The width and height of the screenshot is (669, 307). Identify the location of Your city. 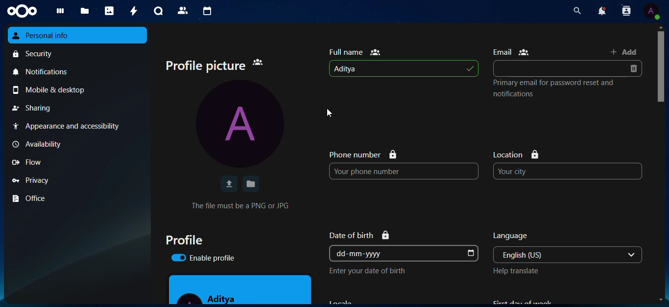
(568, 171).